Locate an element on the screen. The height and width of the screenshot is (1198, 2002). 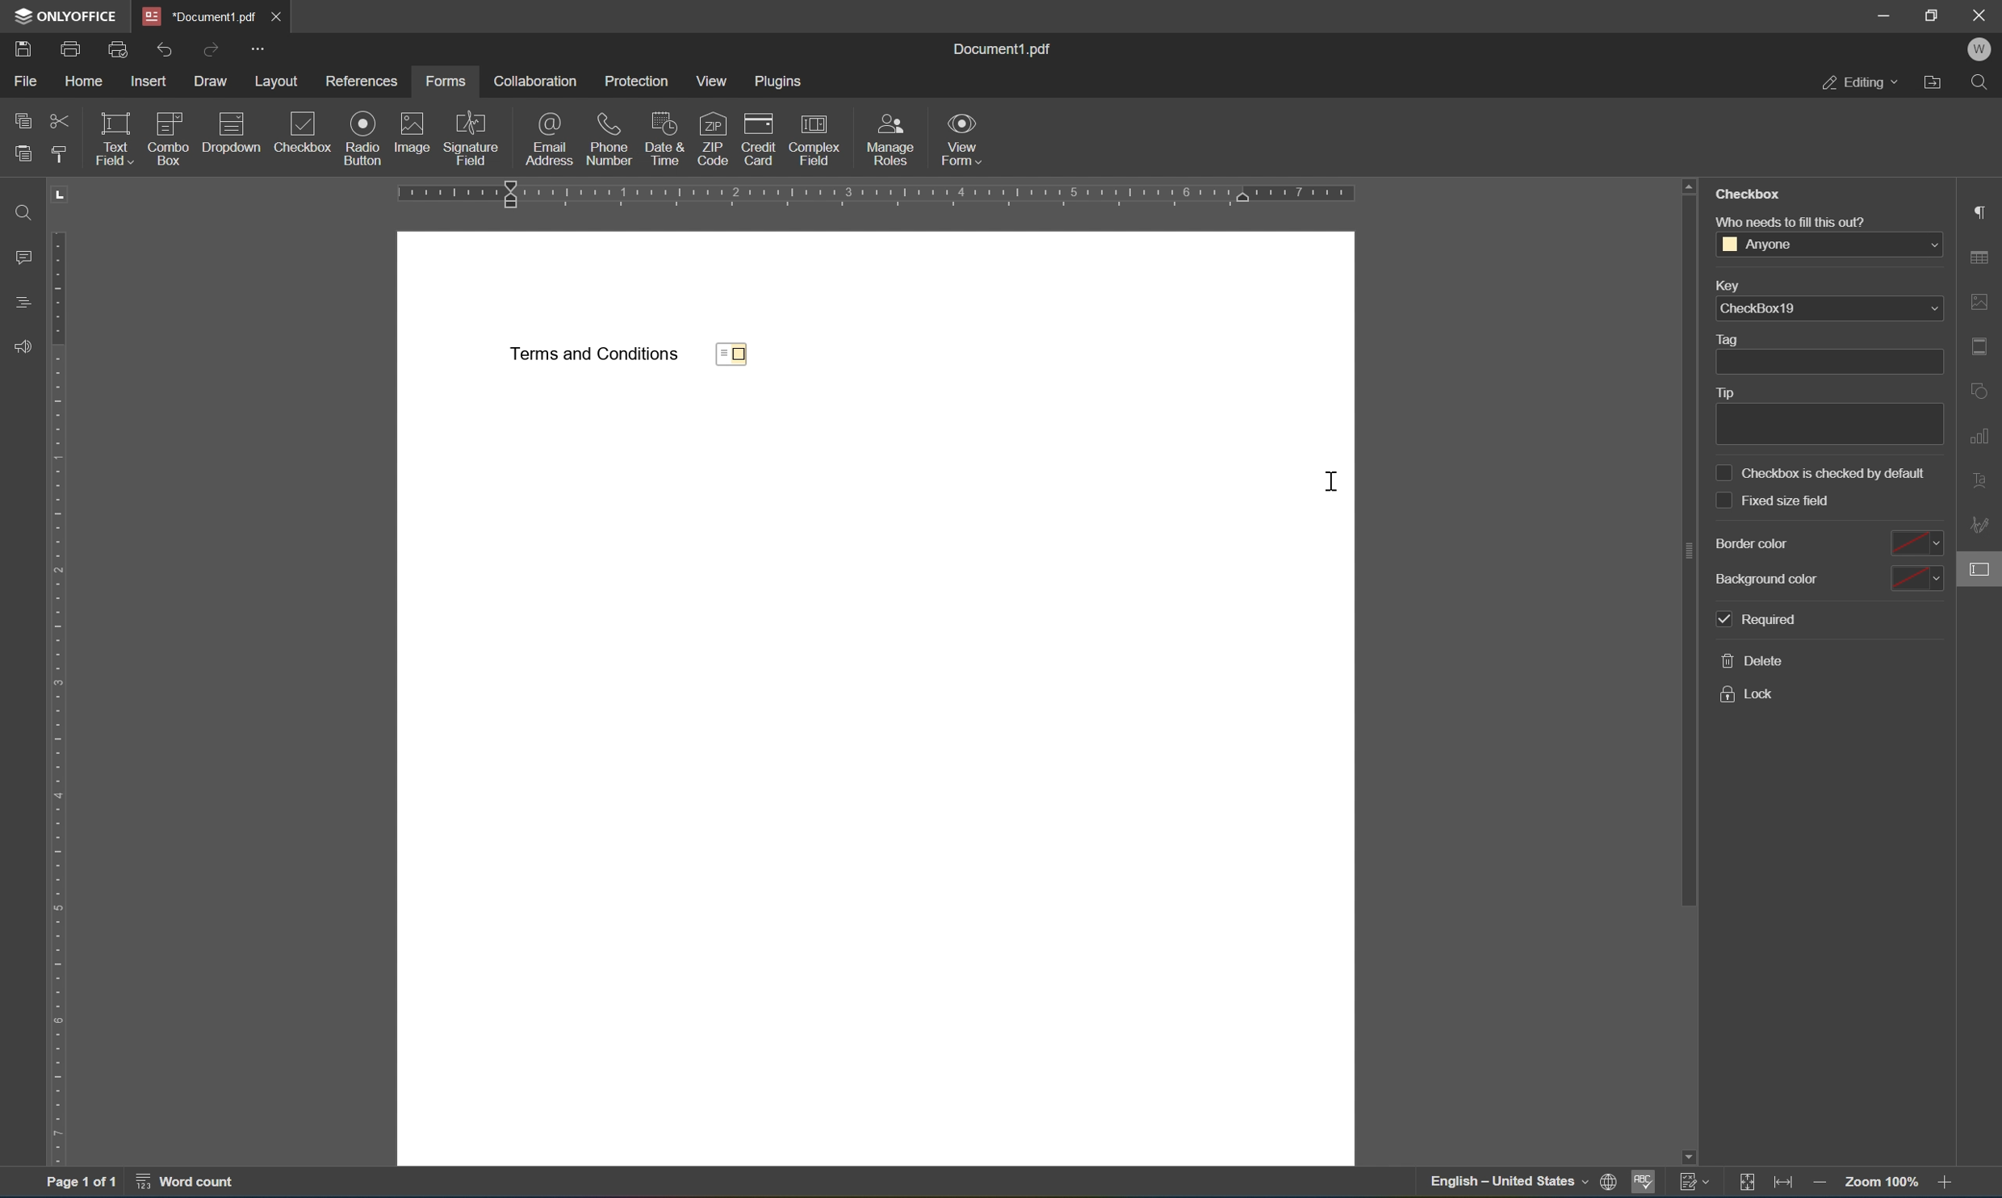
cut is located at coordinates (61, 123).